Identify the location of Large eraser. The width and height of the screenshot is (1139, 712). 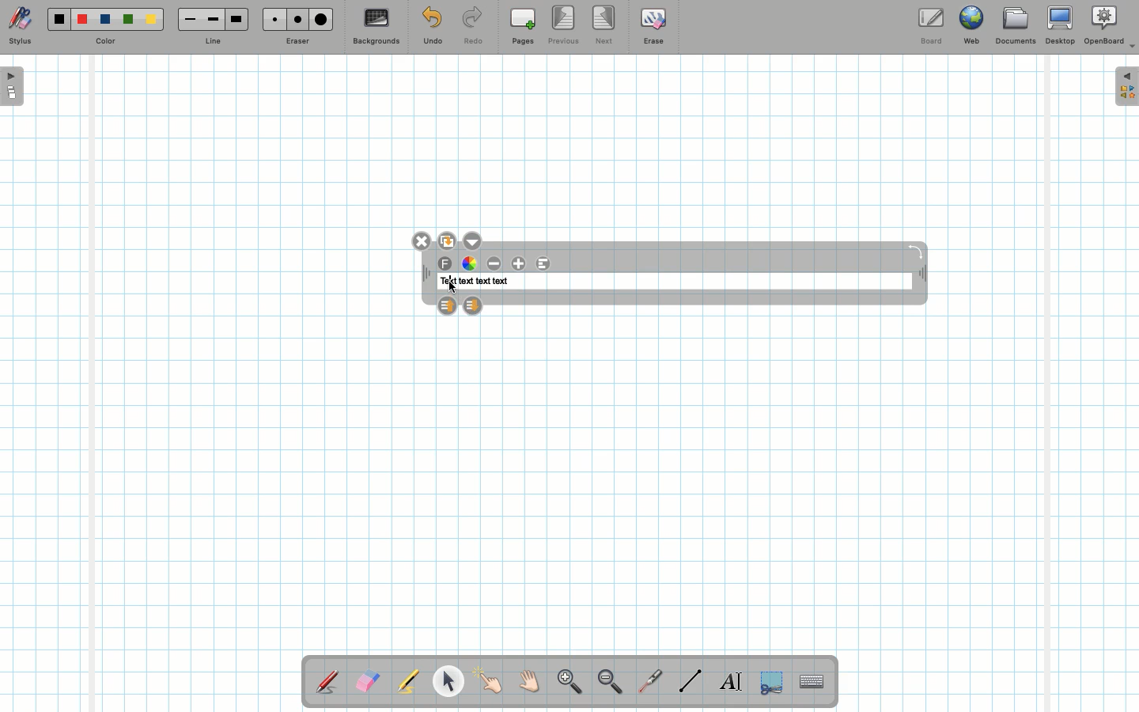
(321, 19).